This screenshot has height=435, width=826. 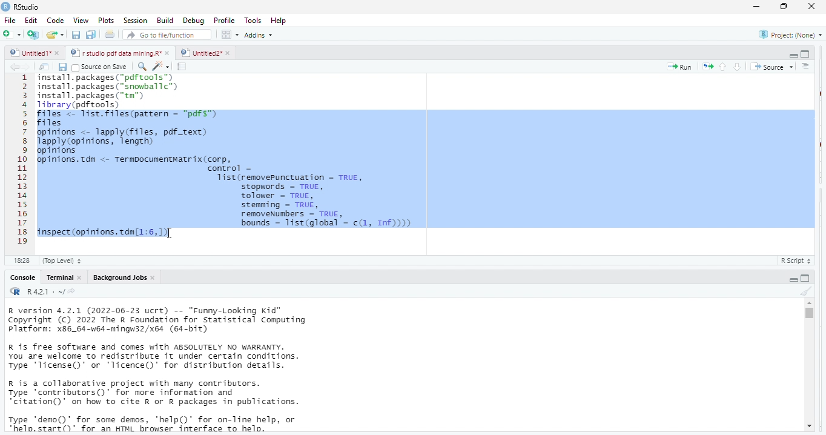 What do you see at coordinates (117, 277) in the screenshot?
I see `background jobs` at bounding box center [117, 277].